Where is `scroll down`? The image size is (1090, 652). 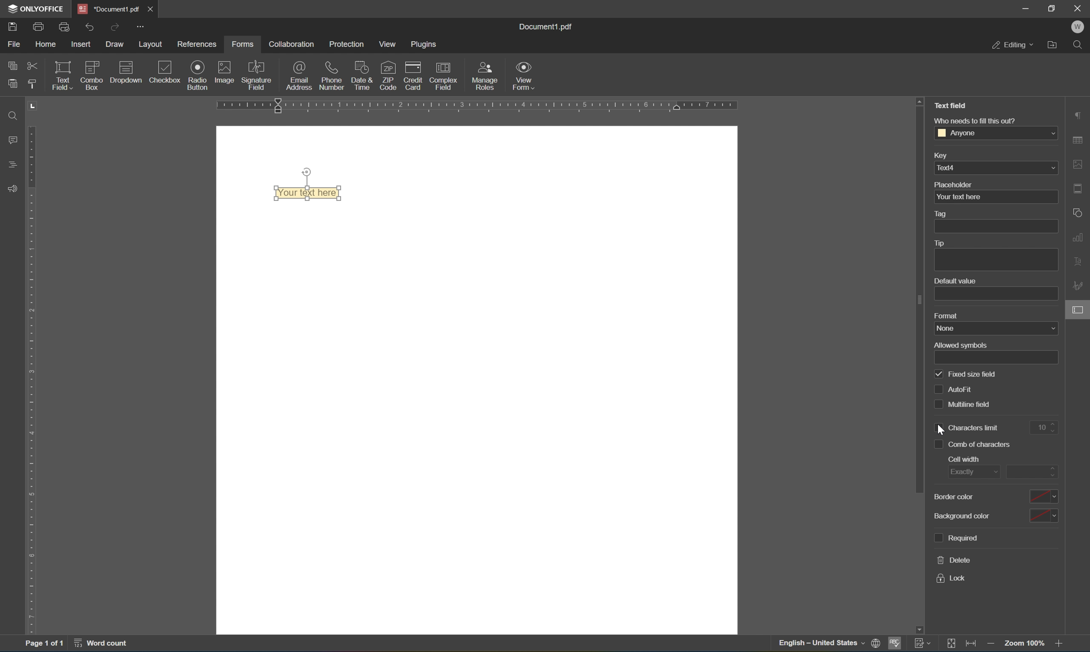
scroll down is located at coordinates (1062, 627).